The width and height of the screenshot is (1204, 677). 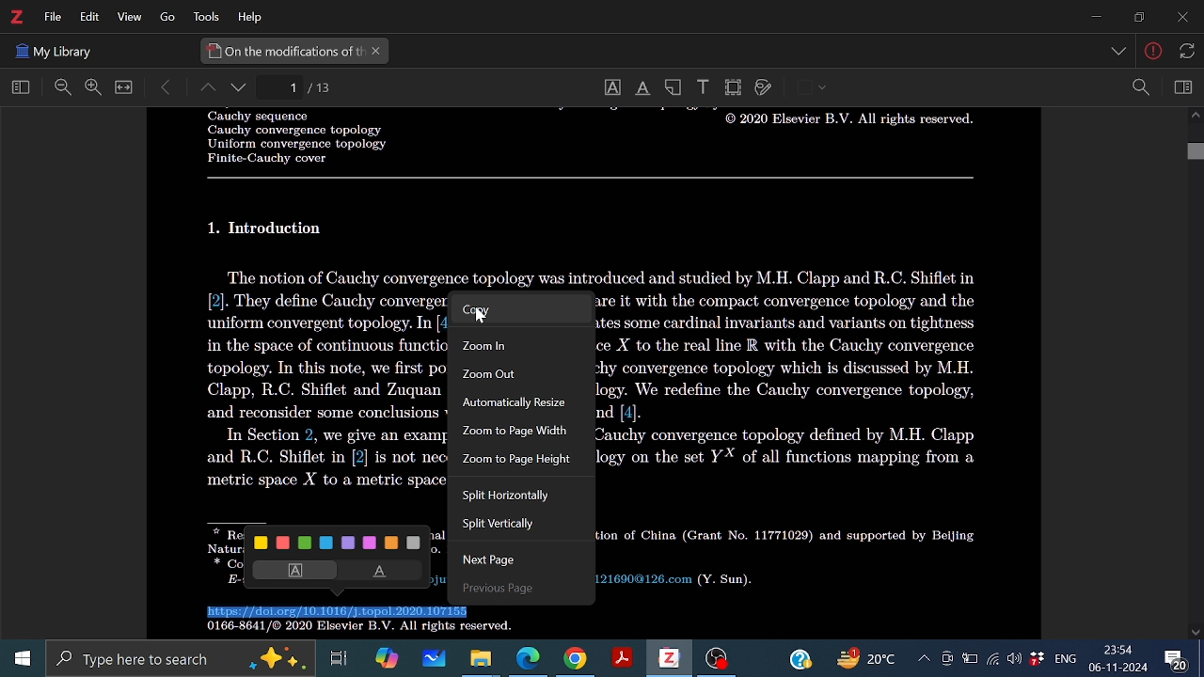 What do you see at coordinates (63, 88) in the screenshot?
I see `Zoom out` at bounding box center [63, 88].